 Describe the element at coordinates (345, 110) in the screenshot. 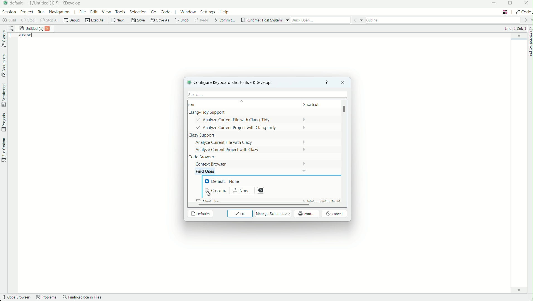

I see `scroll bar` at that location.